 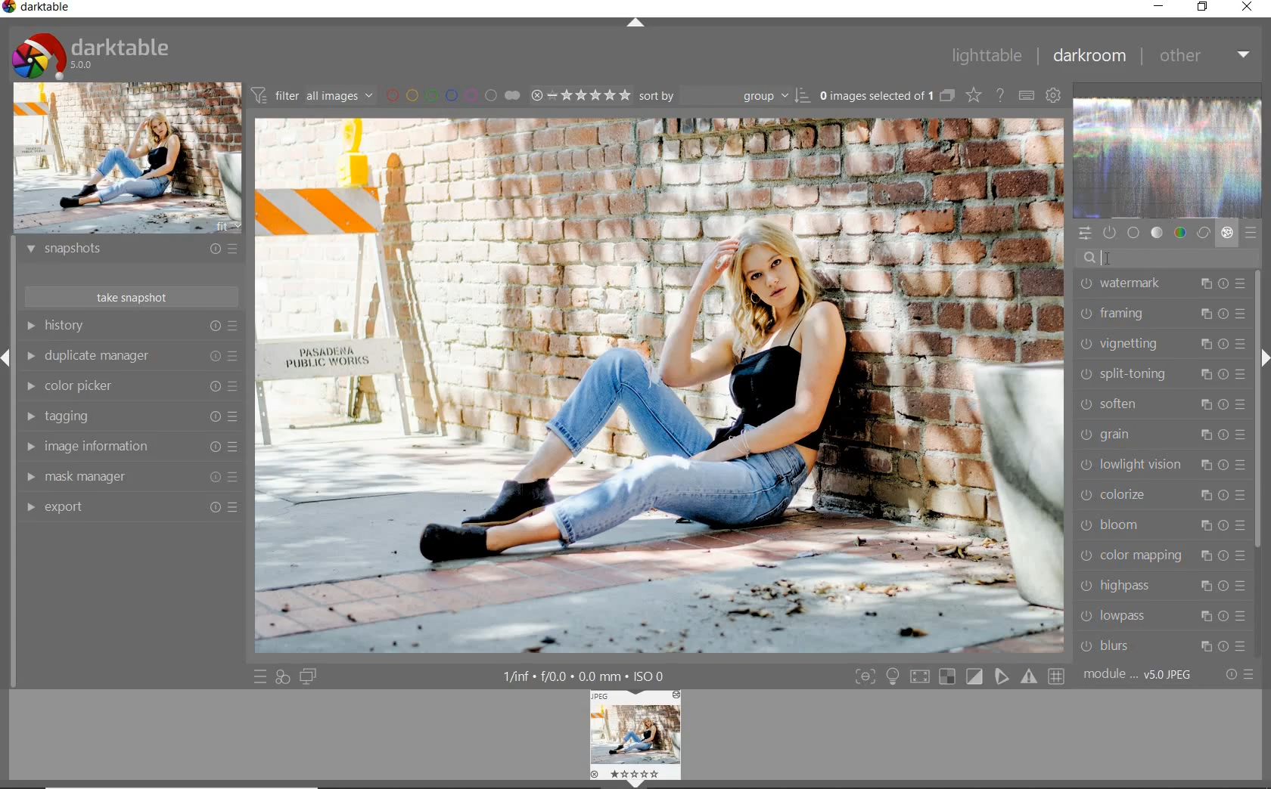 I want to click on quick access for applying any of your styles, so click(x=283, y=677).